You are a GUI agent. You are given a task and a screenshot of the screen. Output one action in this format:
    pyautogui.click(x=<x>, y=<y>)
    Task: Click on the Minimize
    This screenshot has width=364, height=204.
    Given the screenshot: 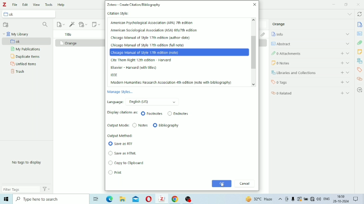 What is the action you would take?
    pyautogui.click(x=334, y=4)
    